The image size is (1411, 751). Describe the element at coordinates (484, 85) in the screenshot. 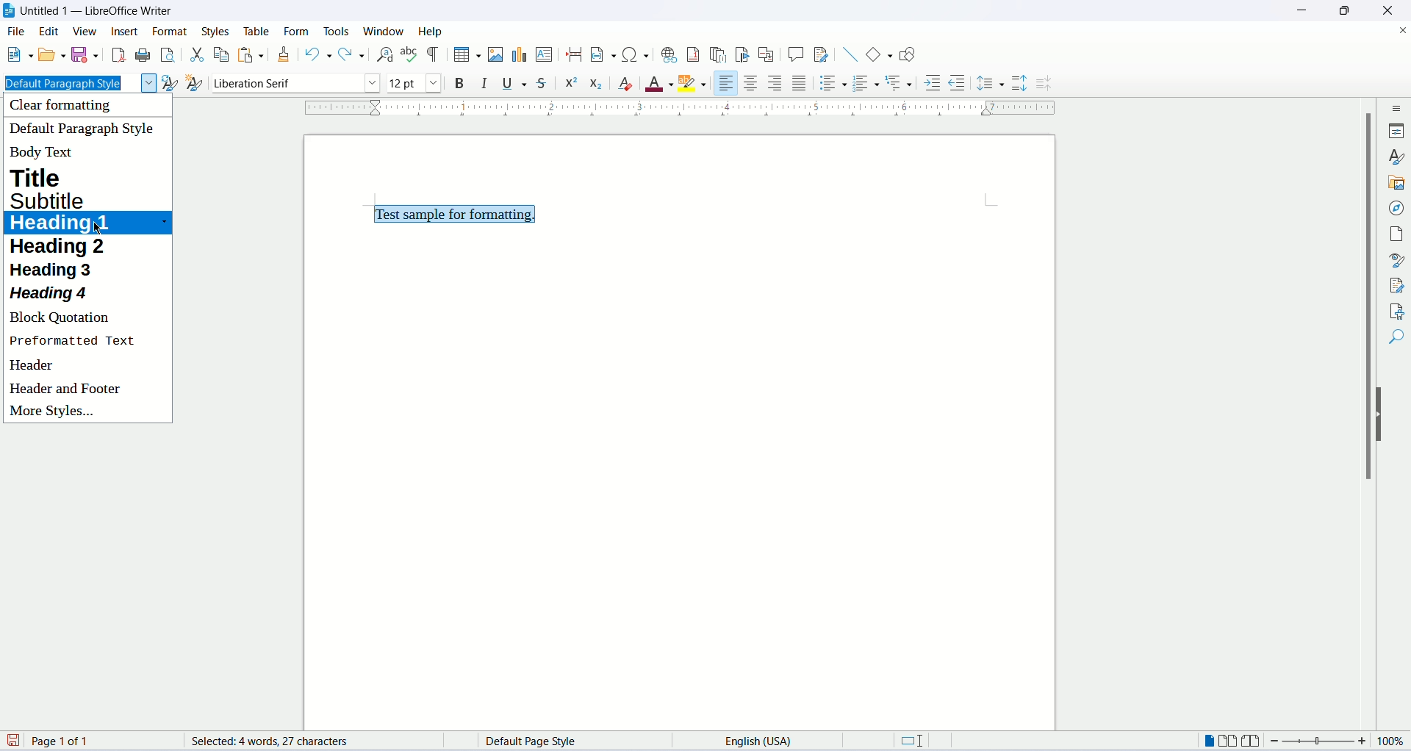

I see `italics` at that location.